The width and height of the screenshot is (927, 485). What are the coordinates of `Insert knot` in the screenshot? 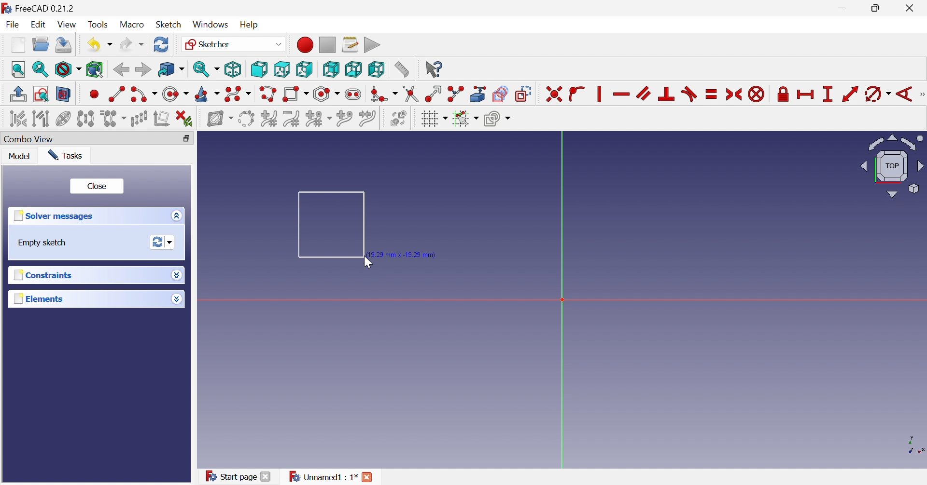 It's located at (345, 120).